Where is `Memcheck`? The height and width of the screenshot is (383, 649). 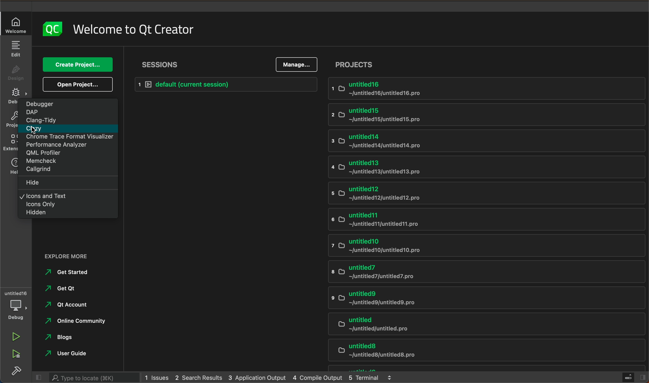 Memcheck is located at coordinates (71, 162).